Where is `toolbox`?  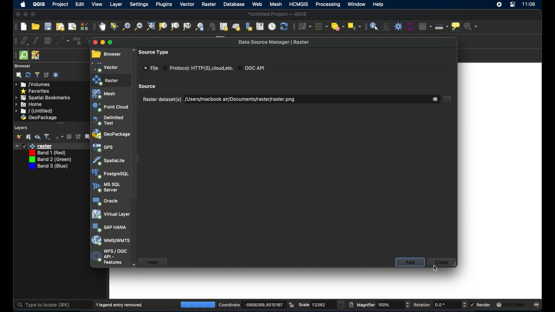
toolbox is located at coordinates (399, 26).